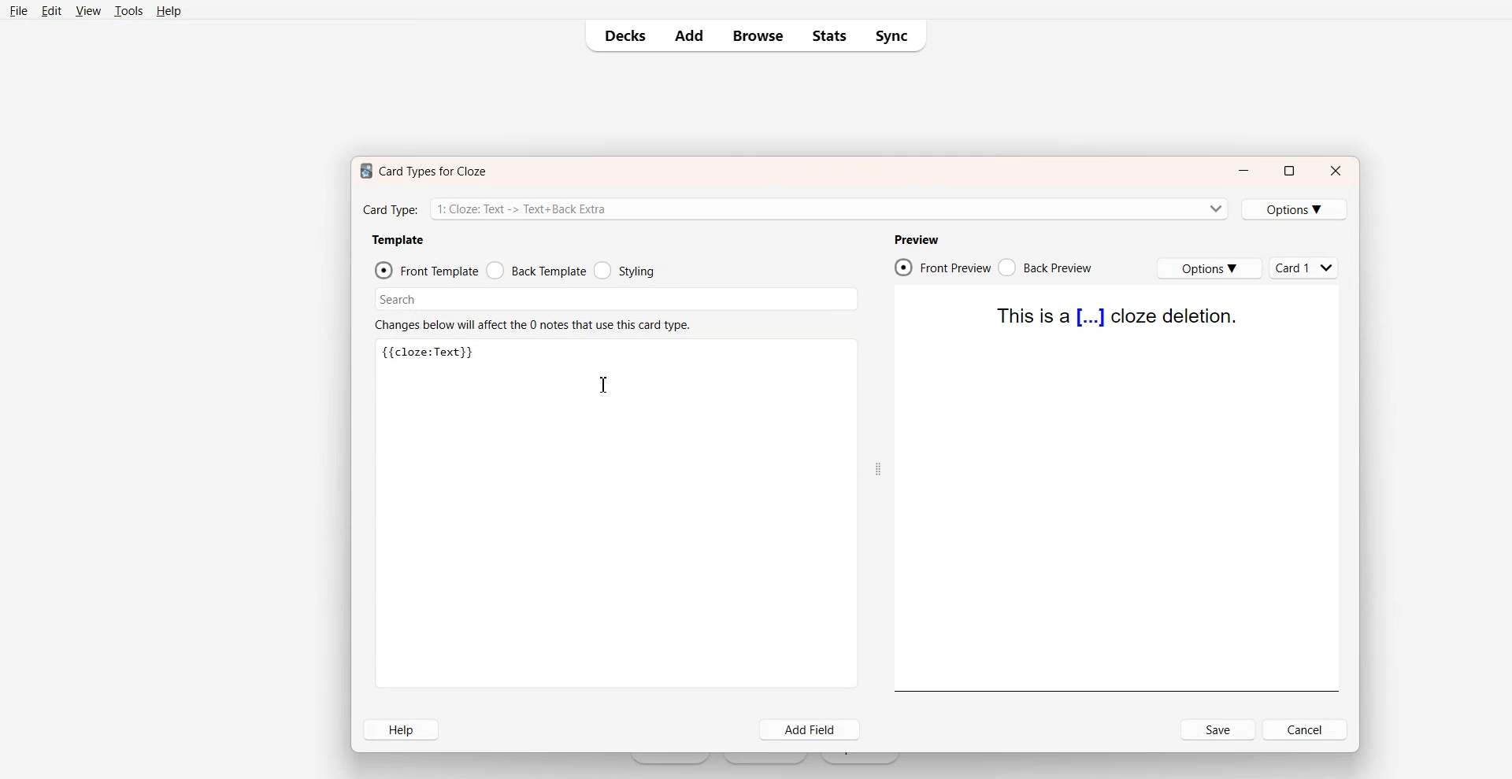 This screenshot has height=779, width=1512. What do you see at coordinates (943, 267) in the screenshot?
I see `Front Preview` at bounding box center [943, 267].